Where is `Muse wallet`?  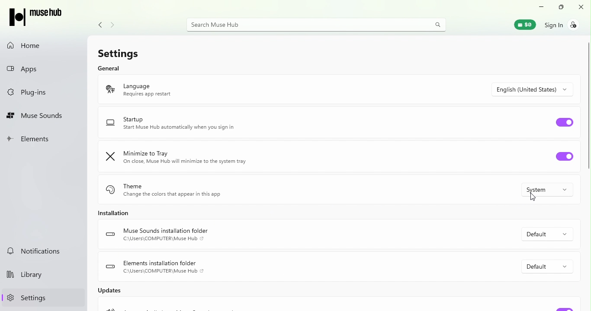
Muse wallet is located at coordinates (526, 24).